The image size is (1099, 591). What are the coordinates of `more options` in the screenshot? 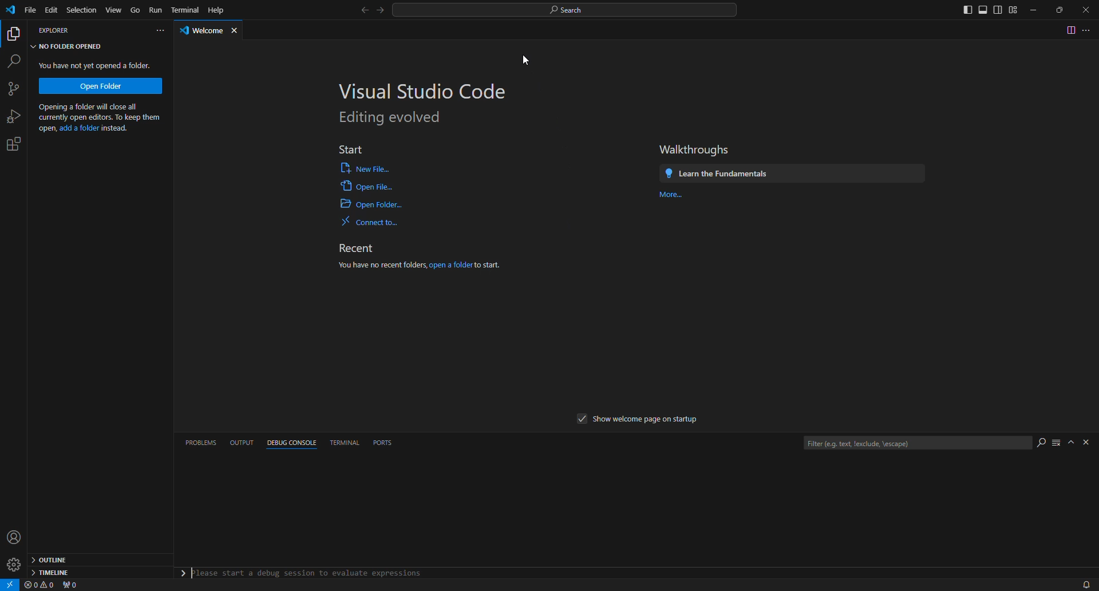 It's located at (1089, 31).